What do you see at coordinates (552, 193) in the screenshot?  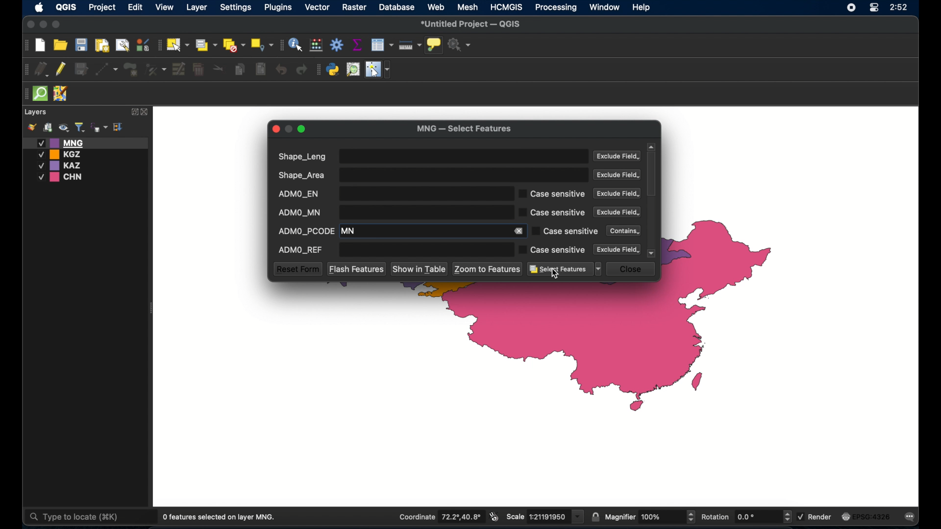 I see `case sensitive` at bounding box center [552, 193].